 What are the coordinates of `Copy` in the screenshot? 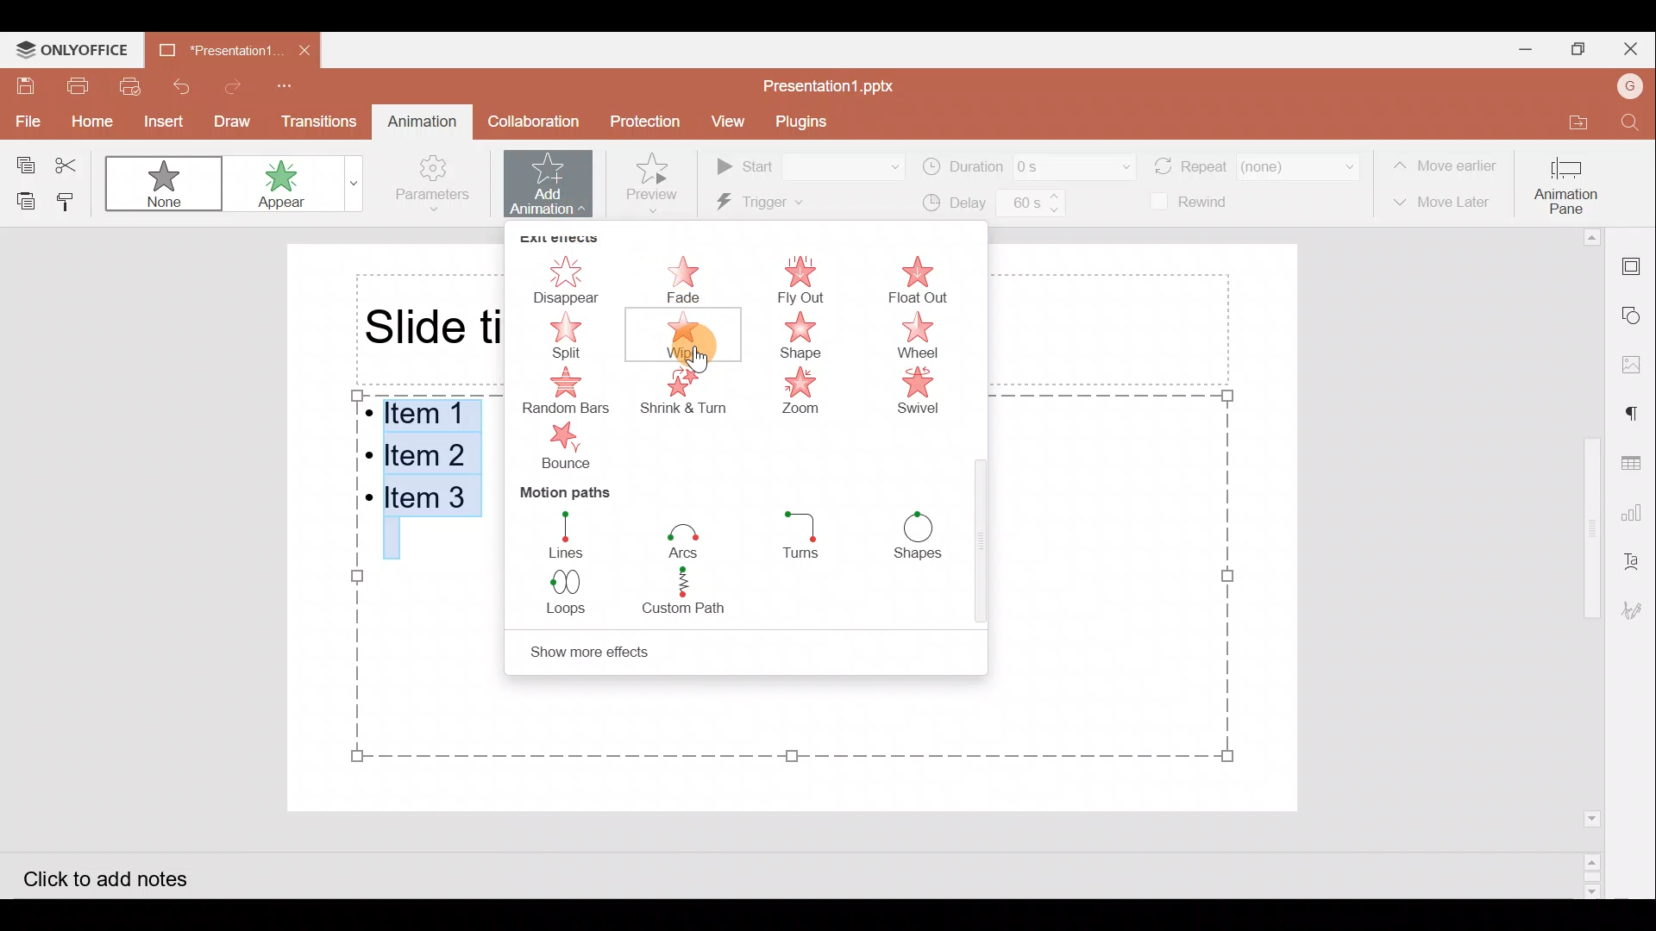 It's located at (22, 164).